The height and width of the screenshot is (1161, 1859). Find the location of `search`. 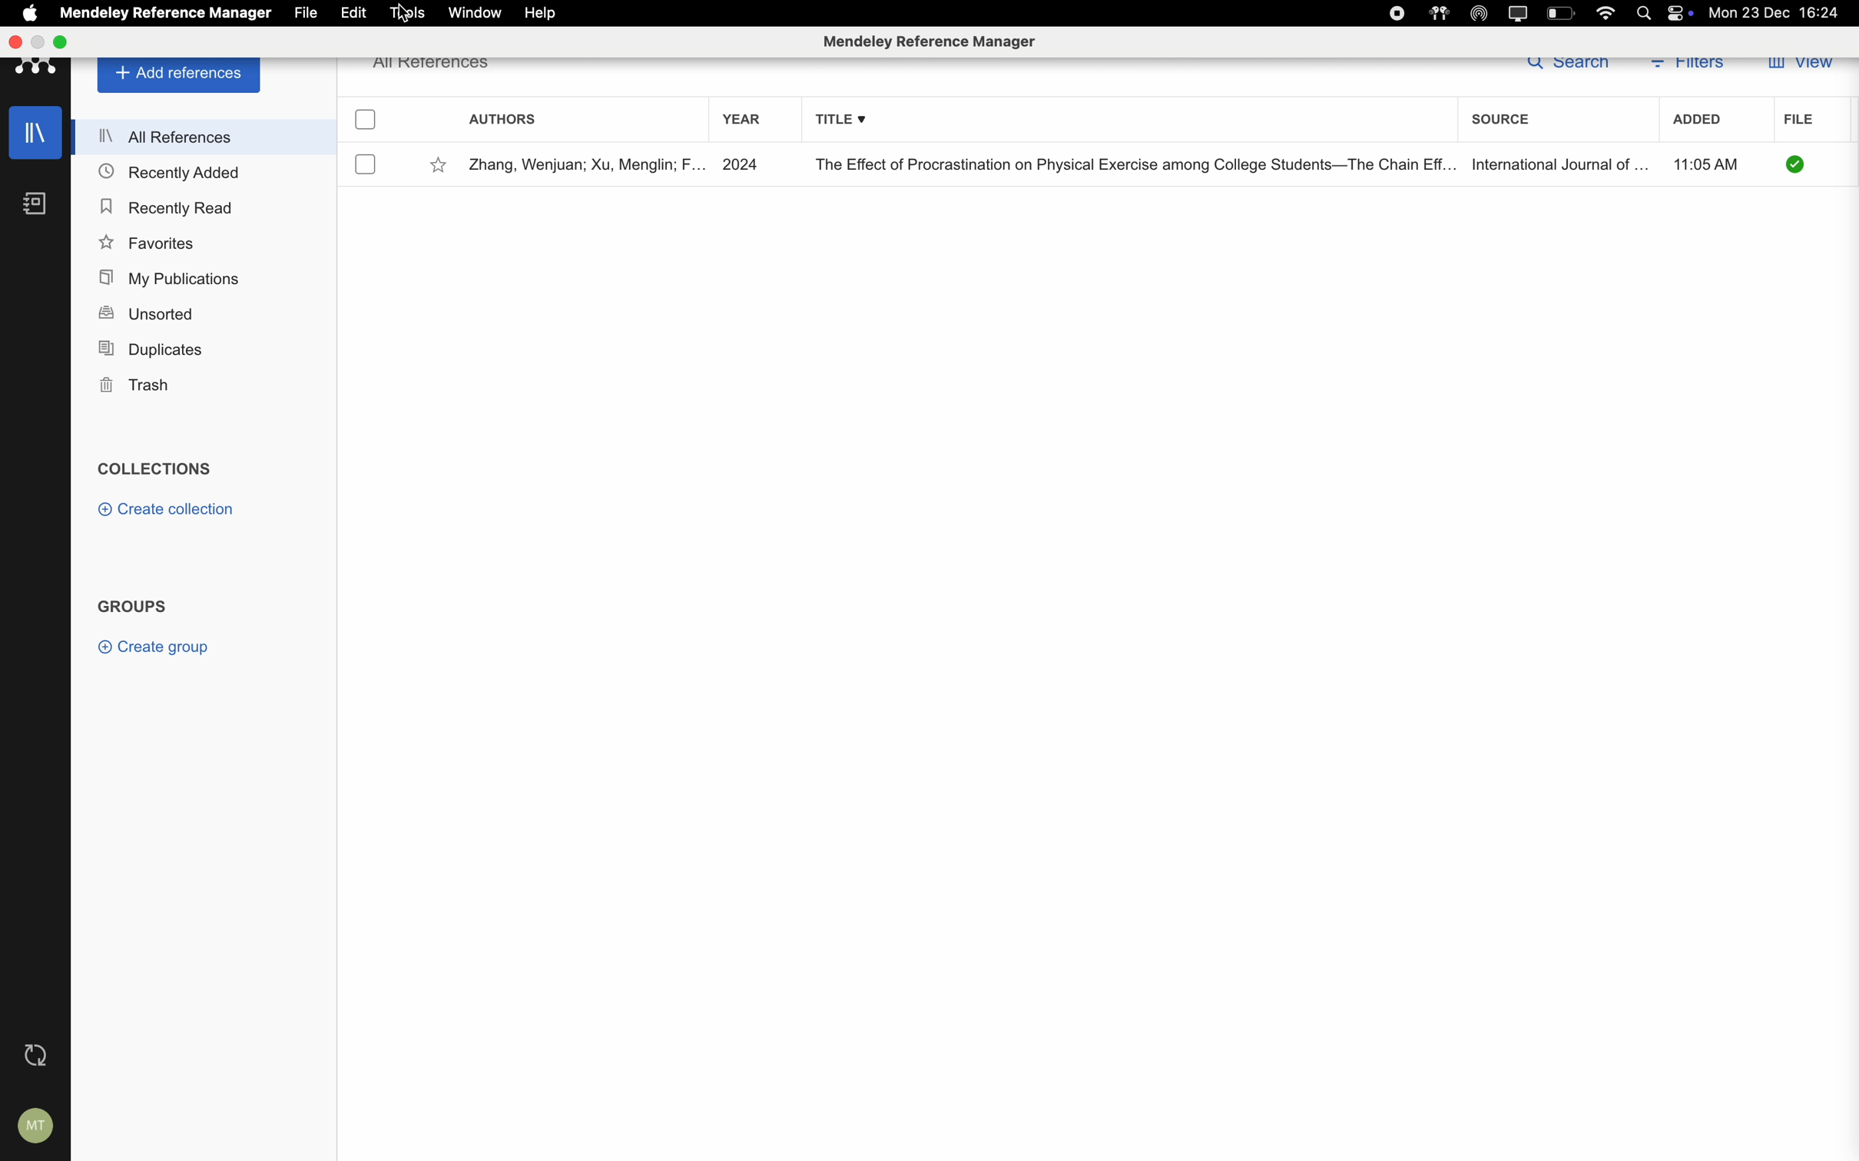

search is located at coordinates (1566, 68).